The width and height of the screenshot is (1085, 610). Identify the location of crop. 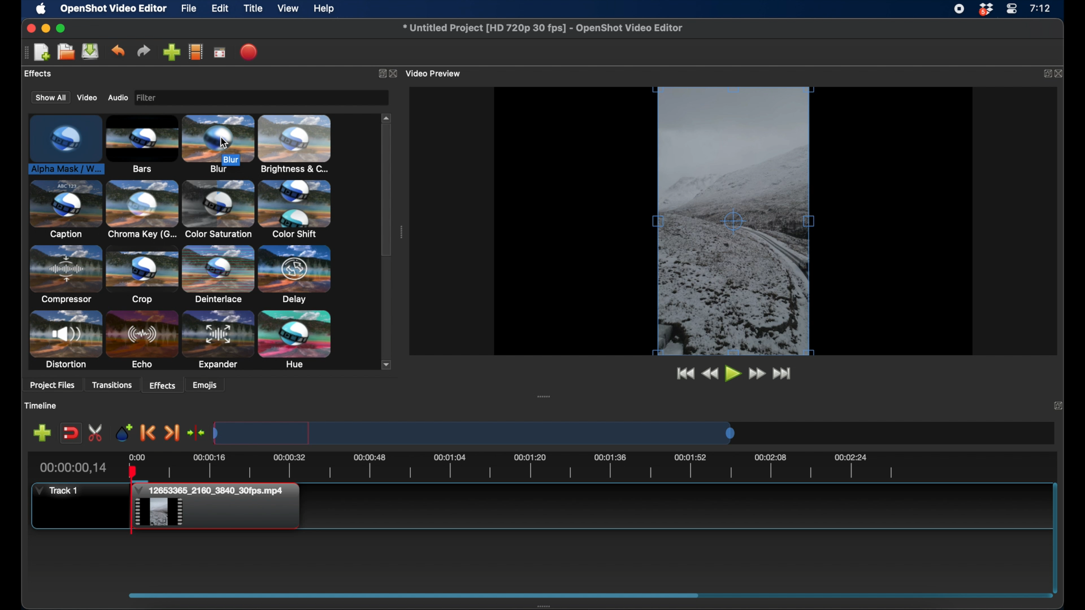
(142, 274).